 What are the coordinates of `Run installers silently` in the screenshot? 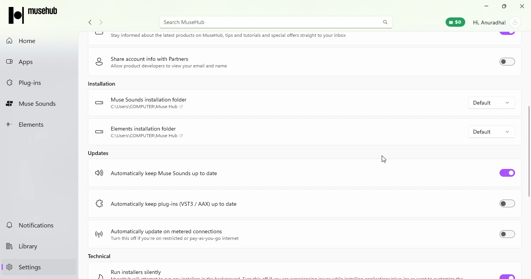 It's located at (137, 271).